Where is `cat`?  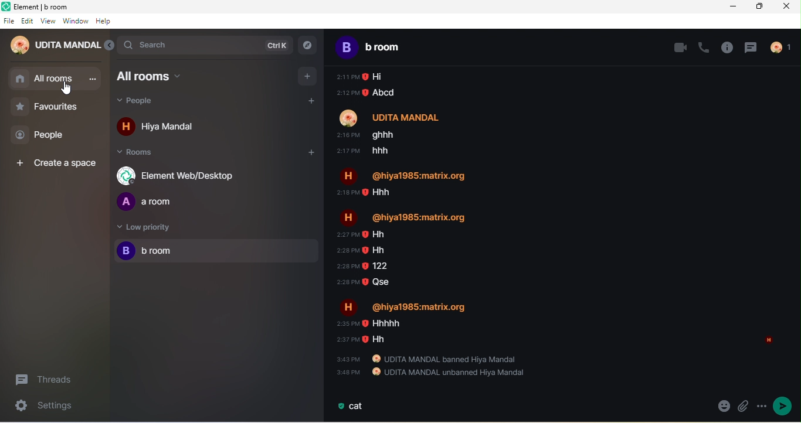 cat is located at coordinates (352, 407).